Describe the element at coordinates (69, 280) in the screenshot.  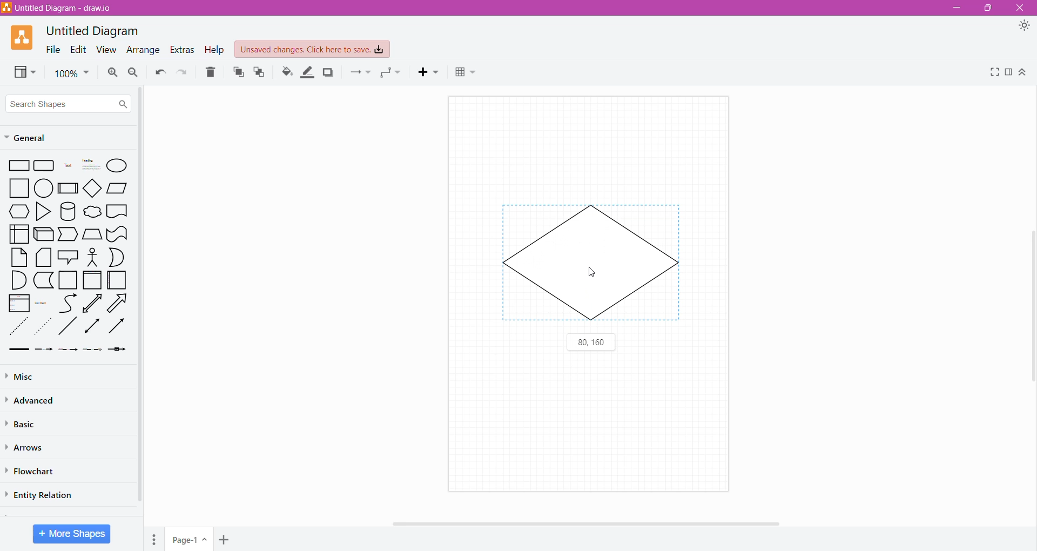
I see `Container` at that location.